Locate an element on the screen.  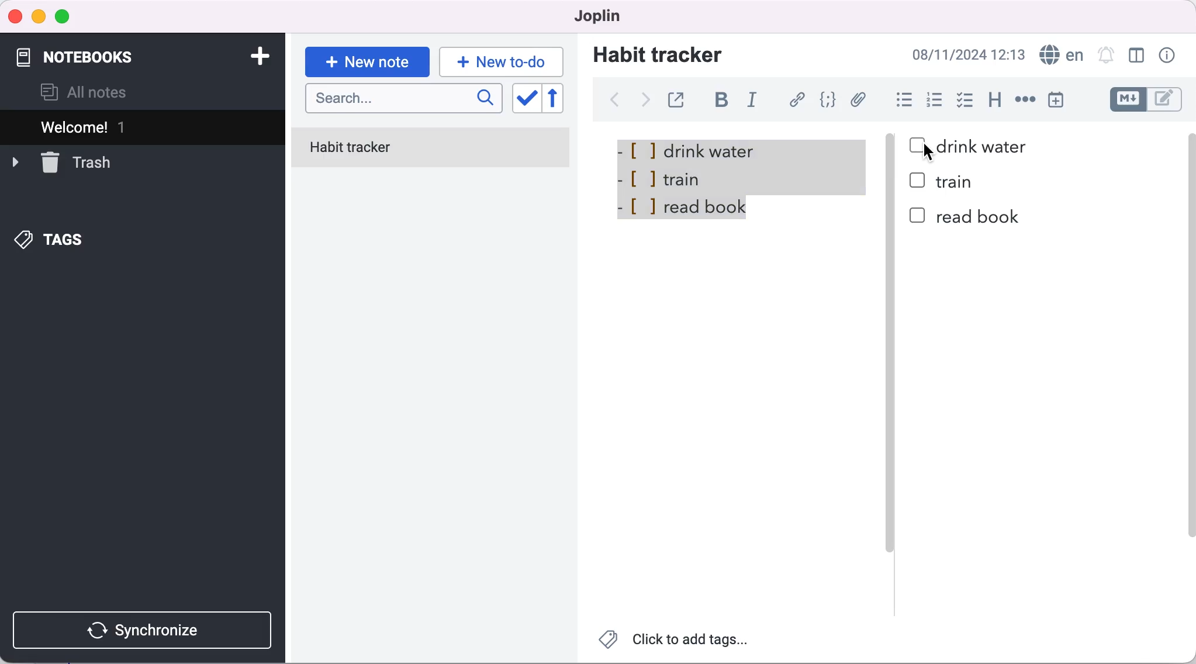
check box 3 is located at coordinates (918, 216).